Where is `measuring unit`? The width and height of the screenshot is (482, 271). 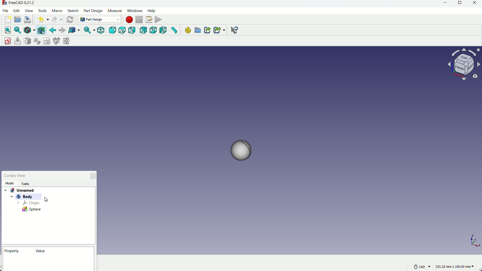
measuring unit is located at coordinates (455, 266).